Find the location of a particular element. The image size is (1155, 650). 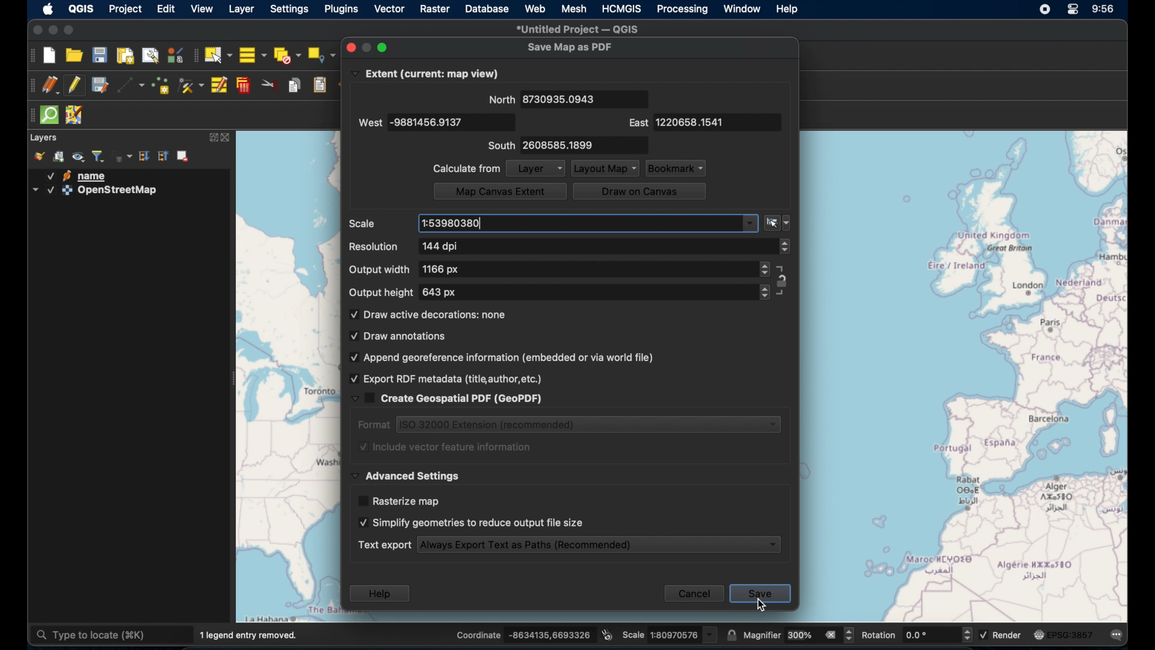

magnifier is located at coordinates (799, 634).